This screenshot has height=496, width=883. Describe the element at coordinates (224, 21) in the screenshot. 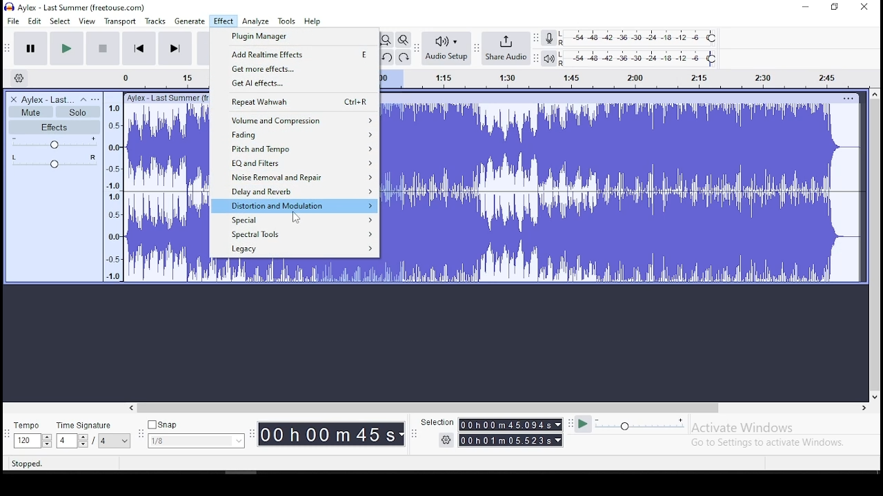

I see `effect` at that location.